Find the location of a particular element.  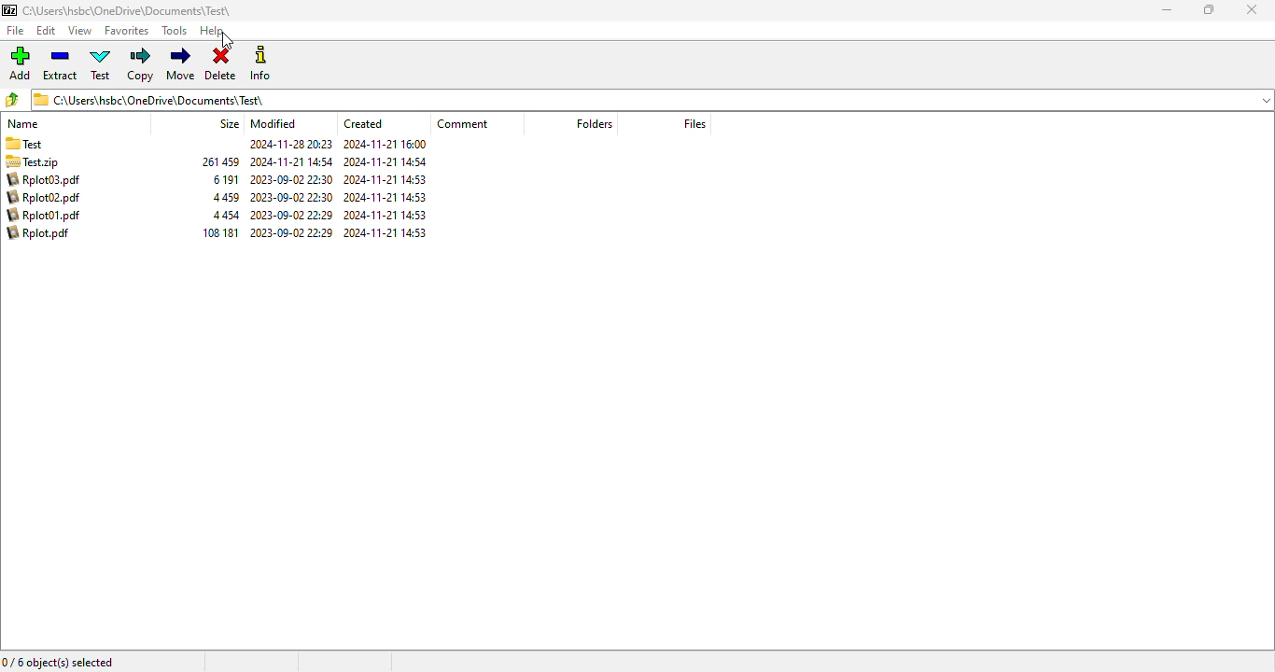

2023-09-02 22:29 is located at coordinates (291, 216).